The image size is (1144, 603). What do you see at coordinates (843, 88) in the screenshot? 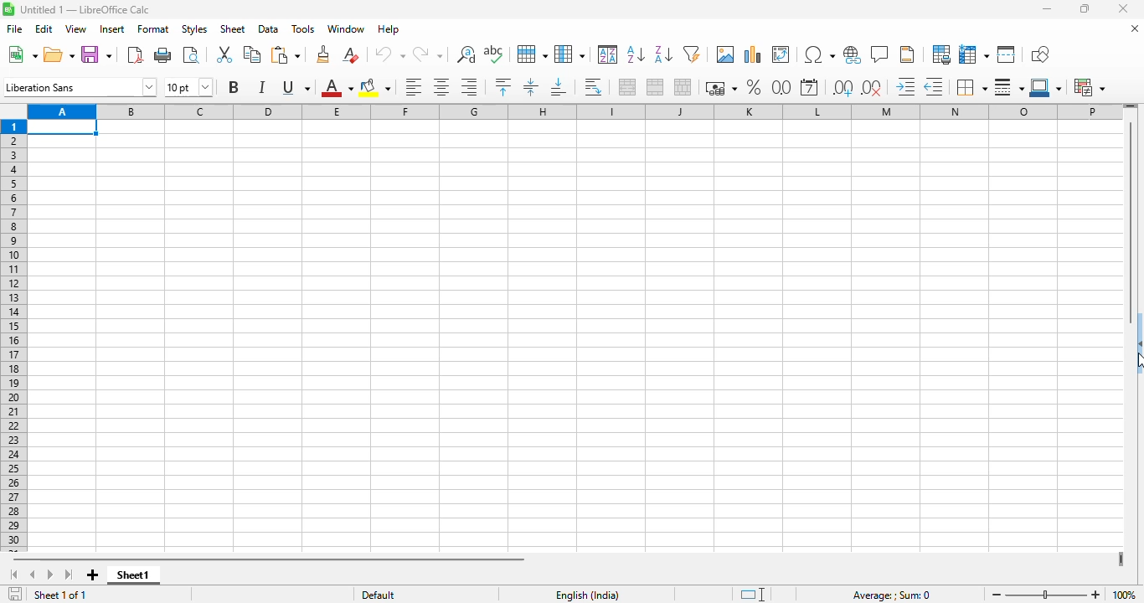
I see `add decimal` at bounding box center [843, 88].